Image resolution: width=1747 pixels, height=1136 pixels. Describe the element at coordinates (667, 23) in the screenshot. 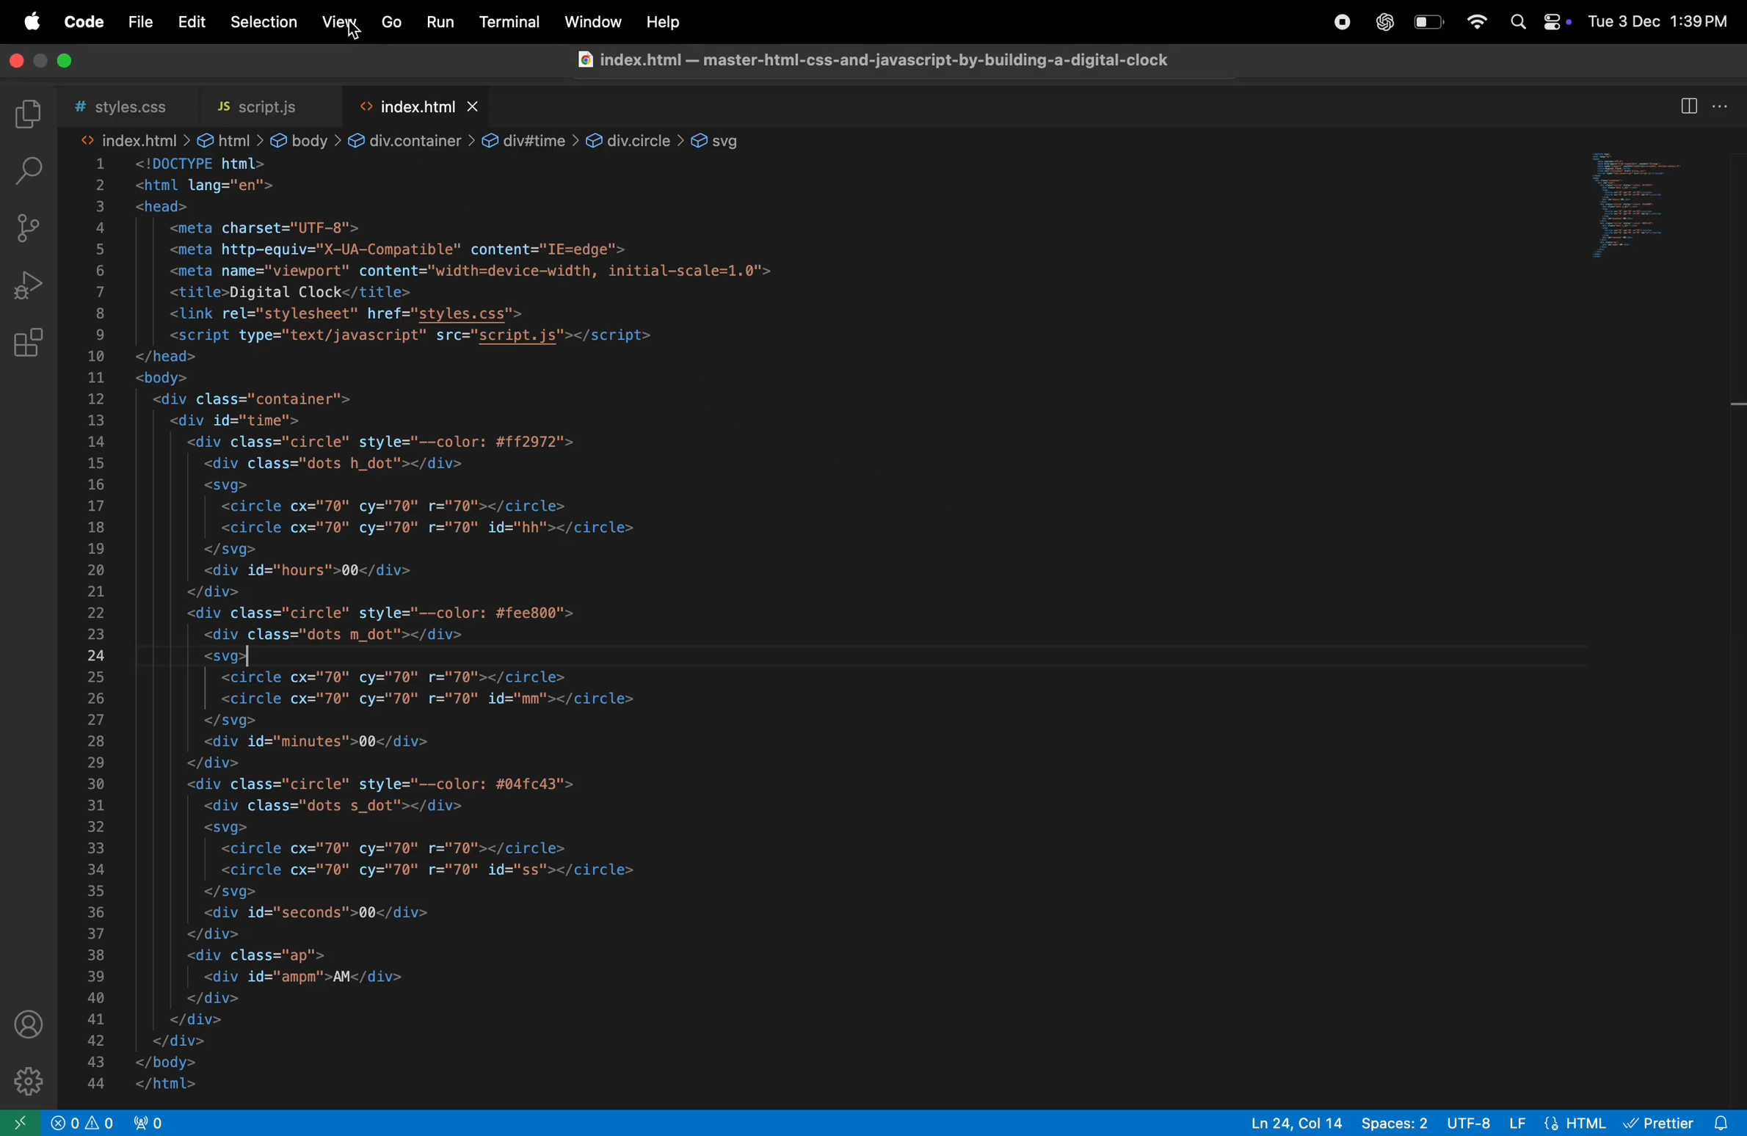

I see `help` at that location.